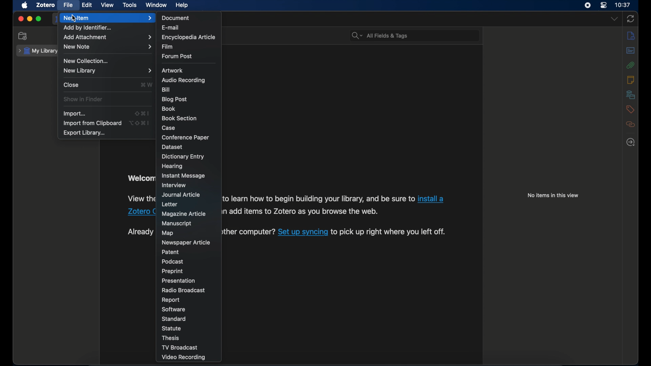 The height and width of the screenshot is (366, 651). Describe the element at coordinates (184, 214) in the screenshot. I see `magazine article` at that location.